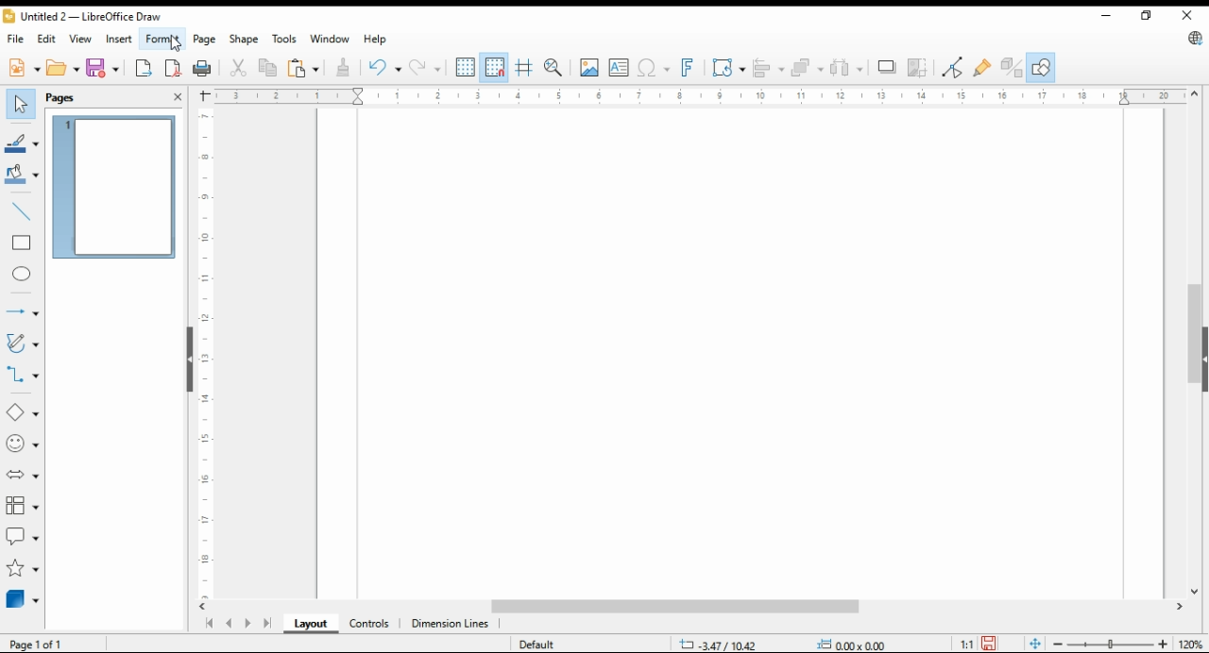  What do you see at coordinates (1012, 68) in the screenshot?
I see `toggle extrusions` at bounding box center [1012, 68].